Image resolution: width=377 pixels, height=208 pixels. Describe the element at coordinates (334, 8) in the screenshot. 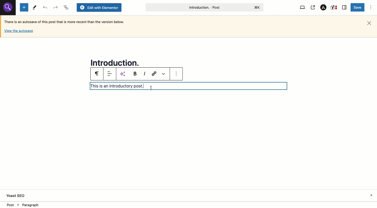

I see `Yoast` at that location.